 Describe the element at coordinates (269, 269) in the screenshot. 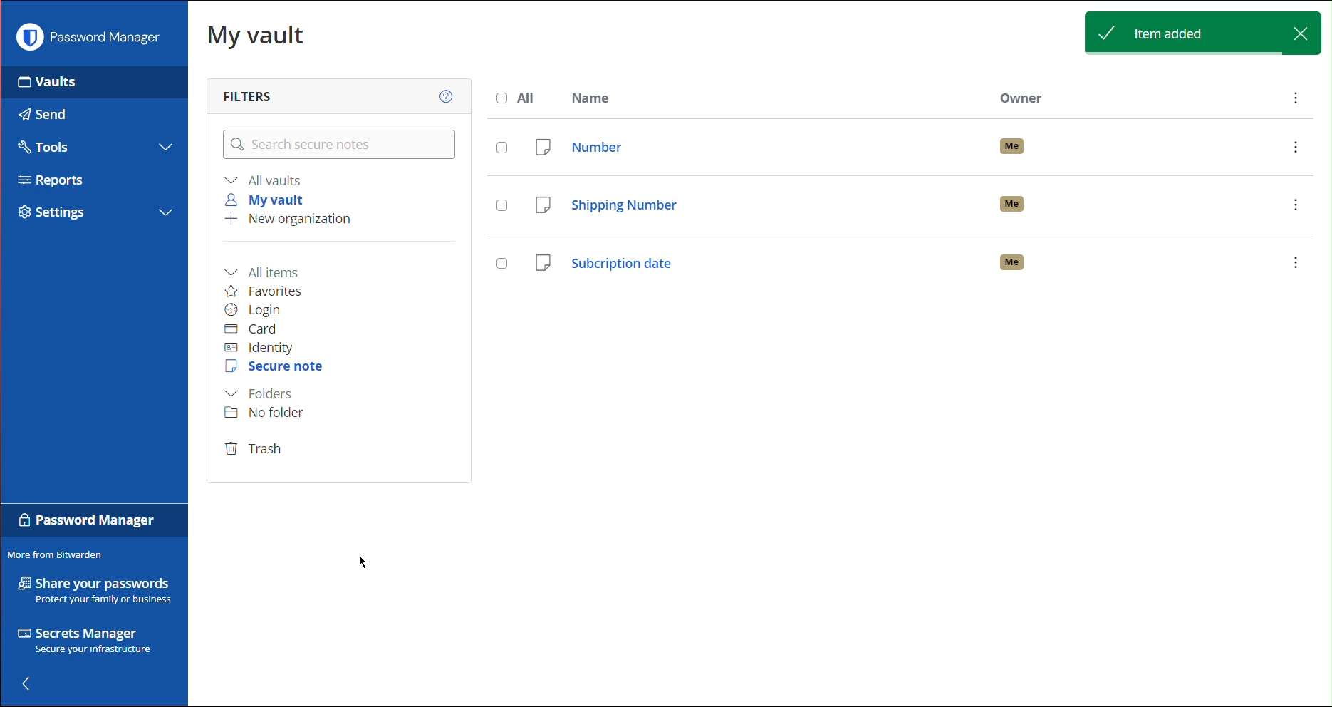

I see `All items` at that location.